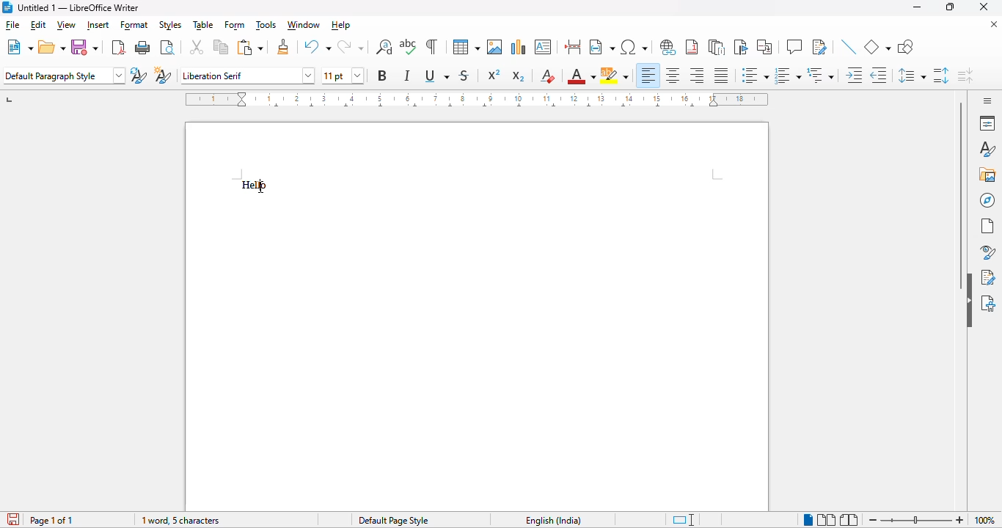 Image resolution: width=1002 pixels, height=528 pixels. Describe the element at coordinates (393, 521) in the screenshot. I see `Default page style` at that location.